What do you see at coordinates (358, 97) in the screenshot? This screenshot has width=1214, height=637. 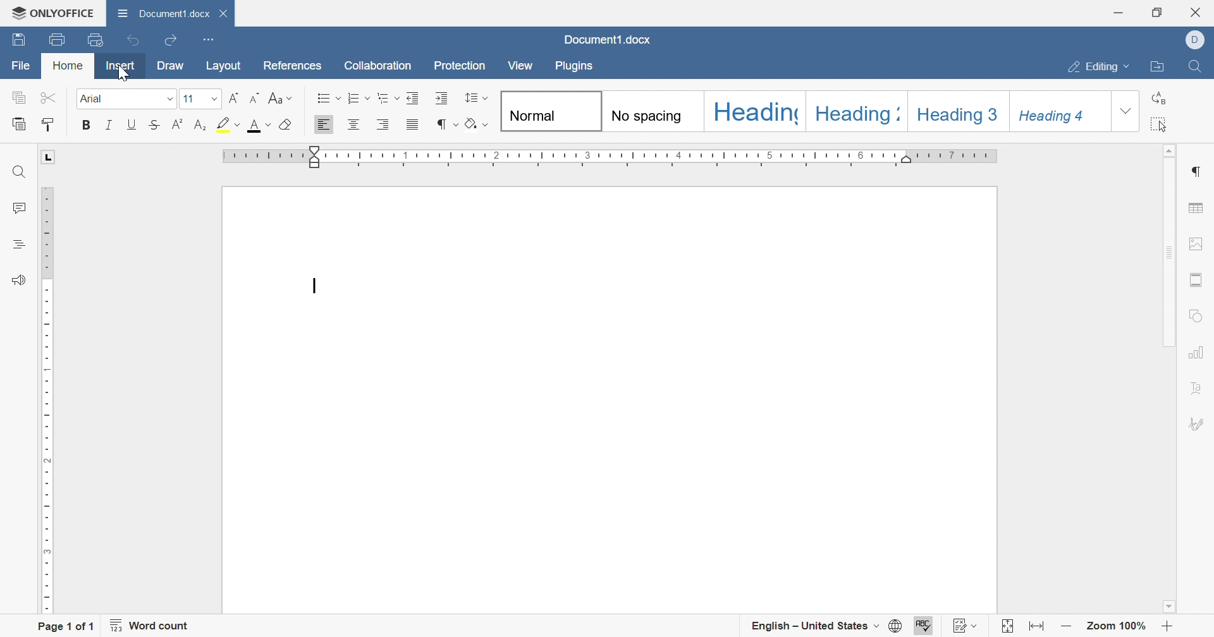 I see `Numbering` at bounding box center [358, 97].